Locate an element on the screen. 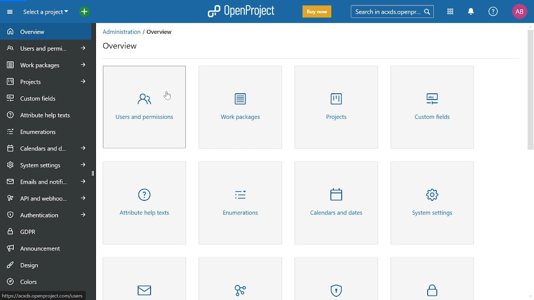 Image resolution: width=534 pixels, height=300 pixels. Emails and notifications is located at coordinates (48, 181).